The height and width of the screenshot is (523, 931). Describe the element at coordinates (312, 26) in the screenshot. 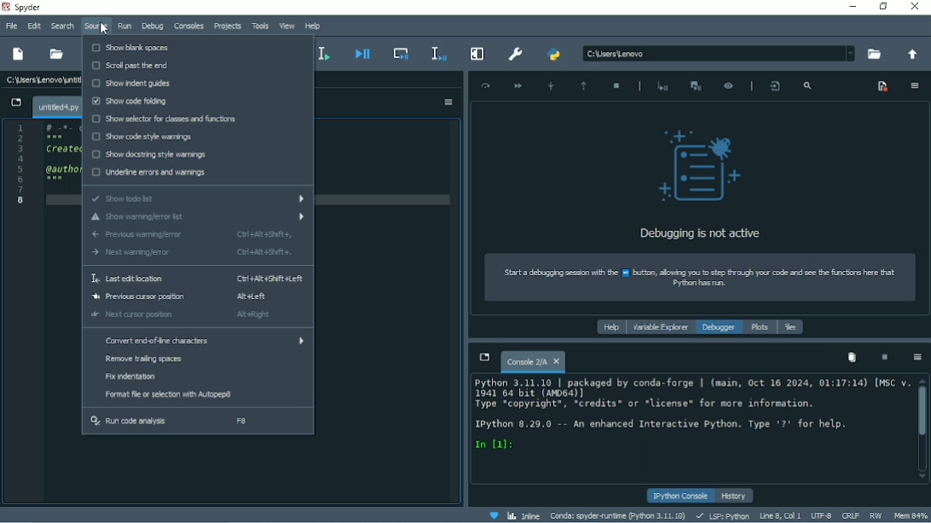

I see `Help` at that location.